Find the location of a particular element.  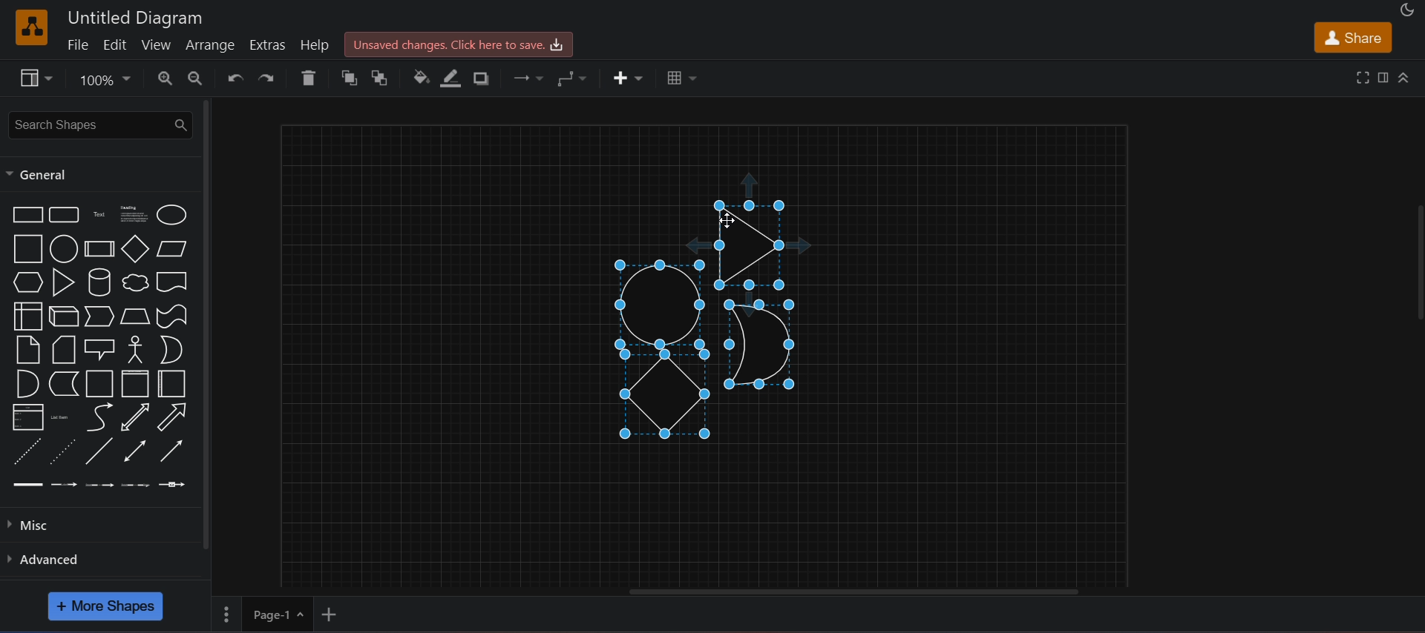

zoom out is located at coordinates (197, 78).